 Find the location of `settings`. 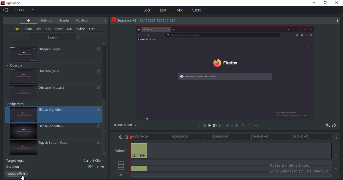

settings is located at coordinates (47, 20).